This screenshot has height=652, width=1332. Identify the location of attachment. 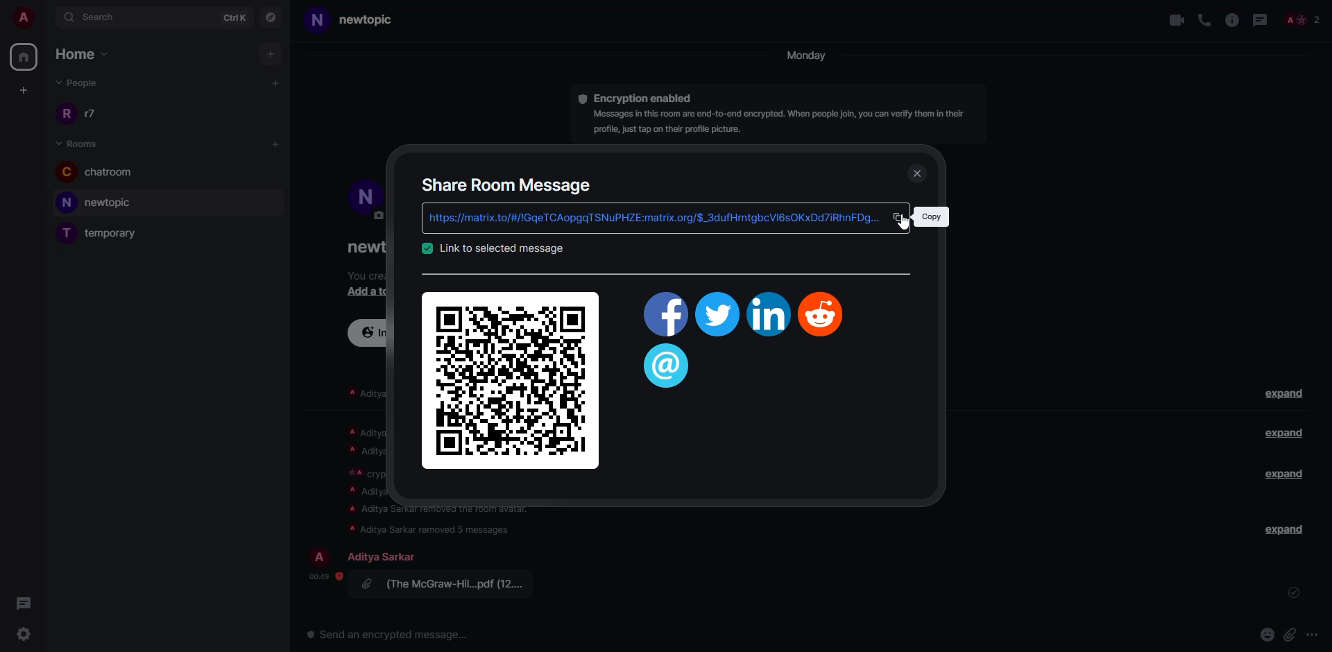
(448, 583).